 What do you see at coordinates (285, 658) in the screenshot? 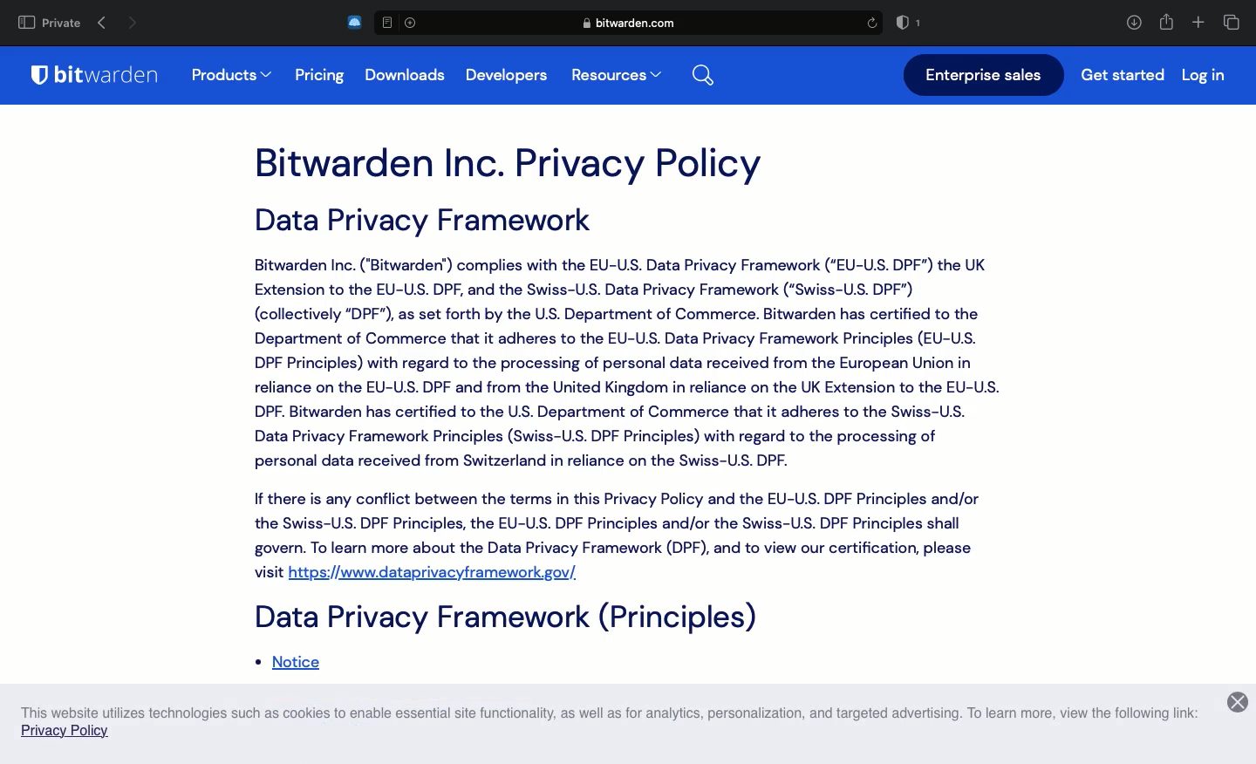
I see `notice` at bounding box center [285, 658].